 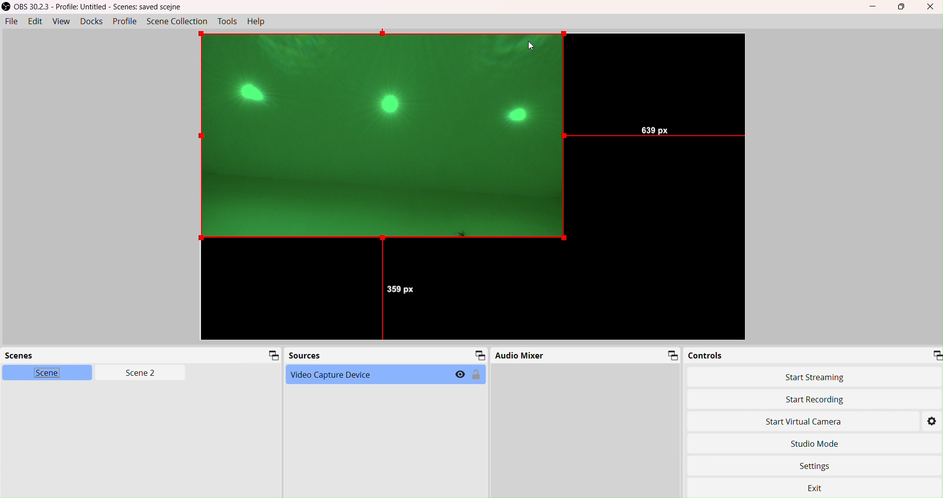 What do you see at coordinates (11, 22) in the screenshot?
I see `File` at bounding box center [11, 22].